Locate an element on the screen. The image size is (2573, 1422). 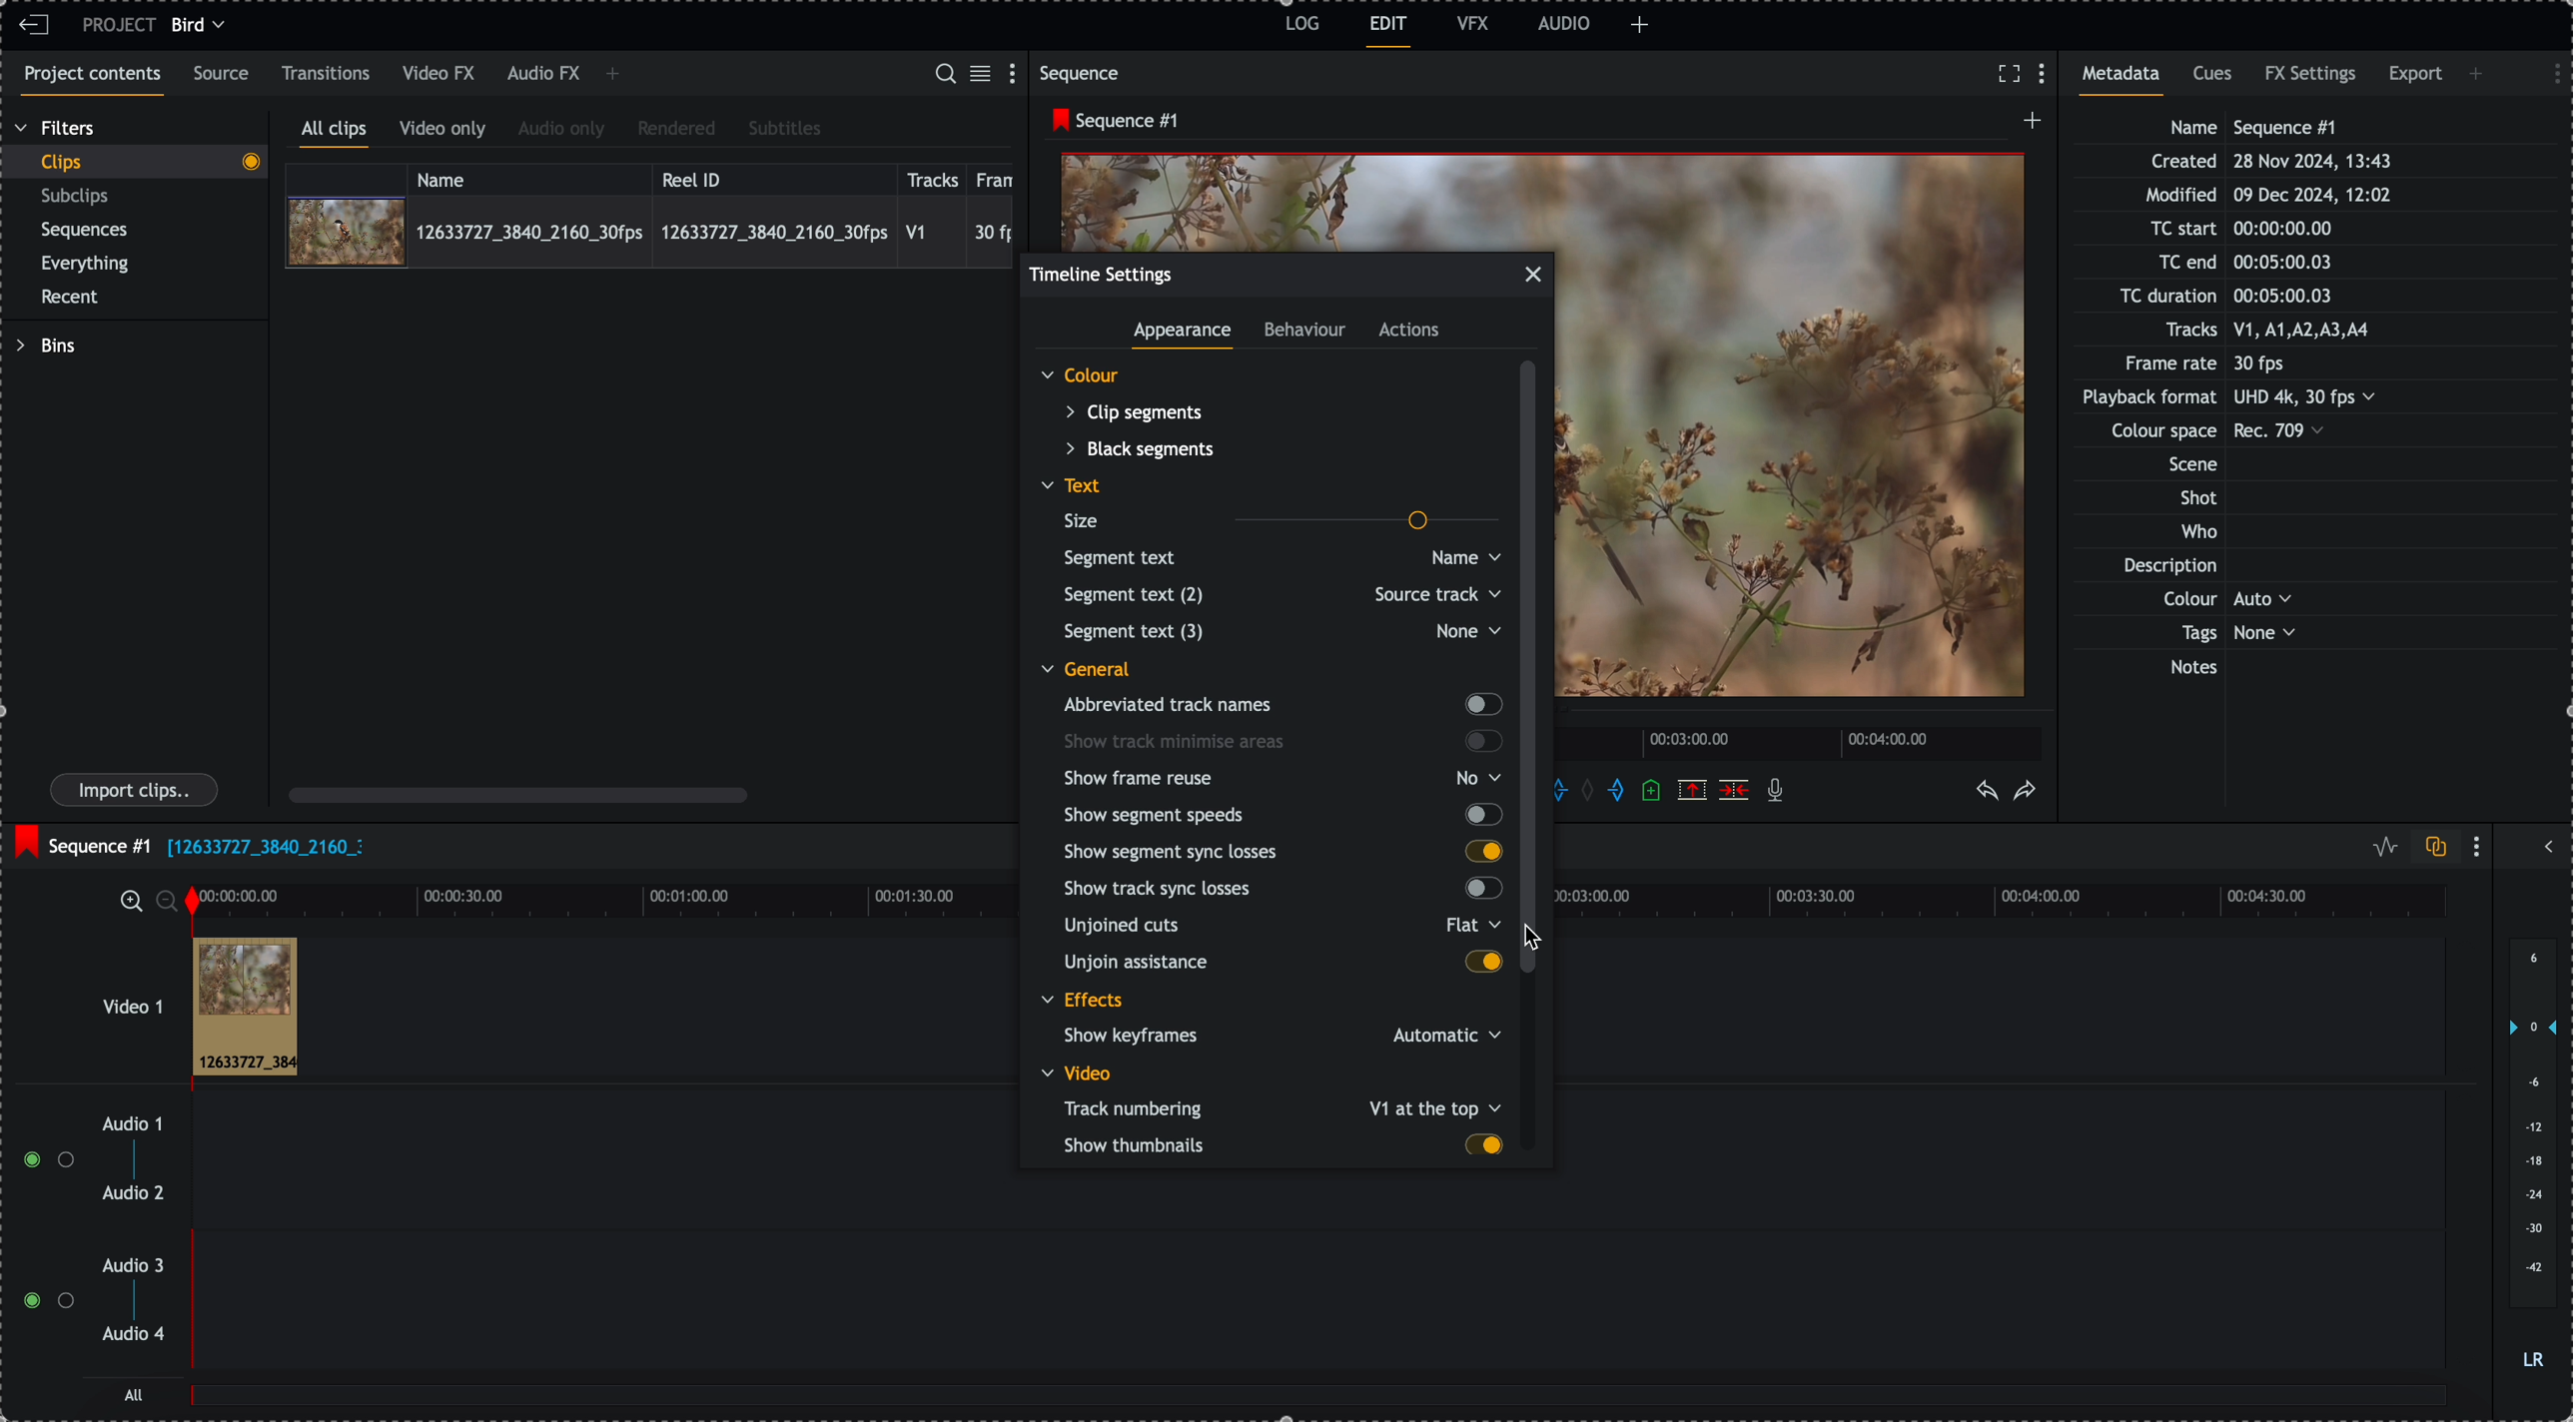
video preview is located at coordinates (1307, 199).